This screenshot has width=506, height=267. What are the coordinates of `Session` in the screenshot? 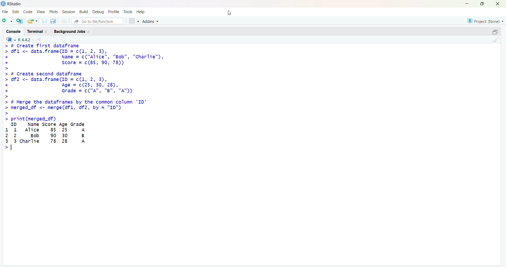 It's located at (69, 12).